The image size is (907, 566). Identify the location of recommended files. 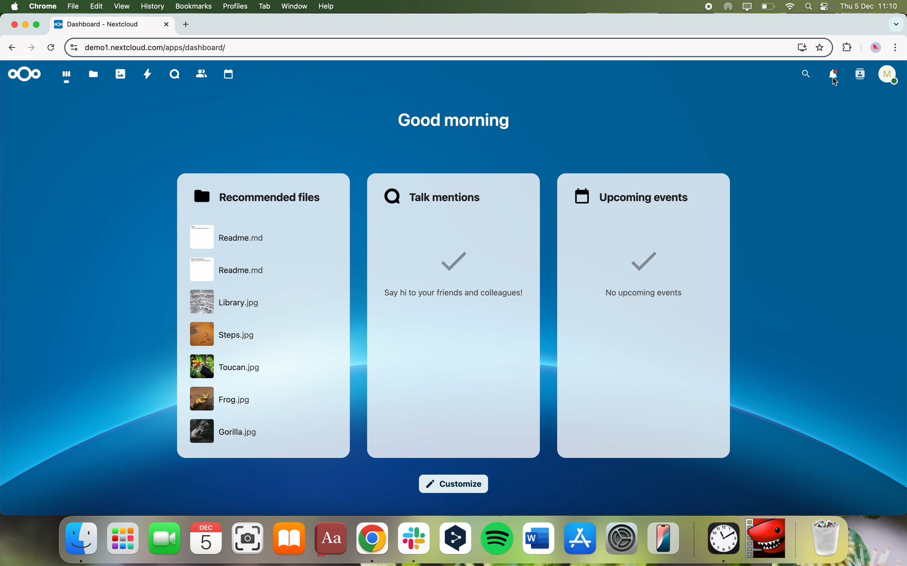
(260, 196).